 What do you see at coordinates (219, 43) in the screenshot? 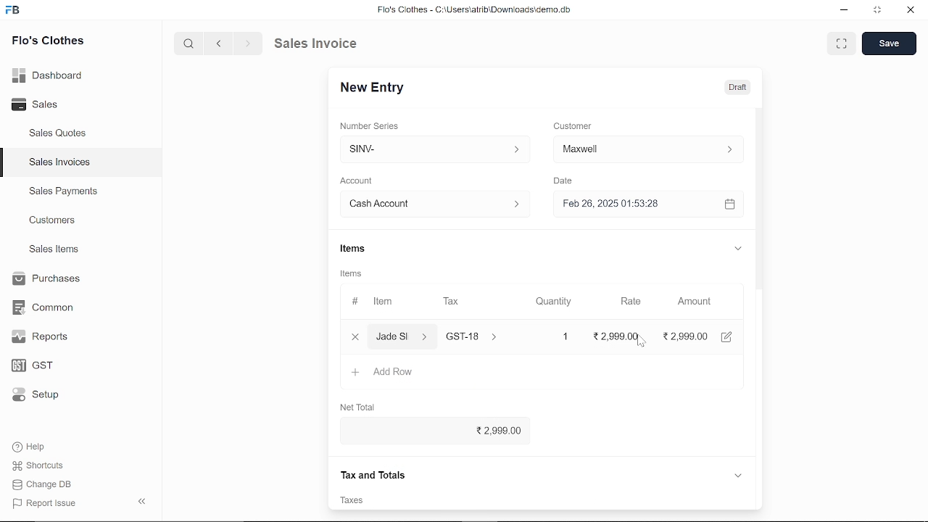
I see `previous` at bounding box center [219, 43].